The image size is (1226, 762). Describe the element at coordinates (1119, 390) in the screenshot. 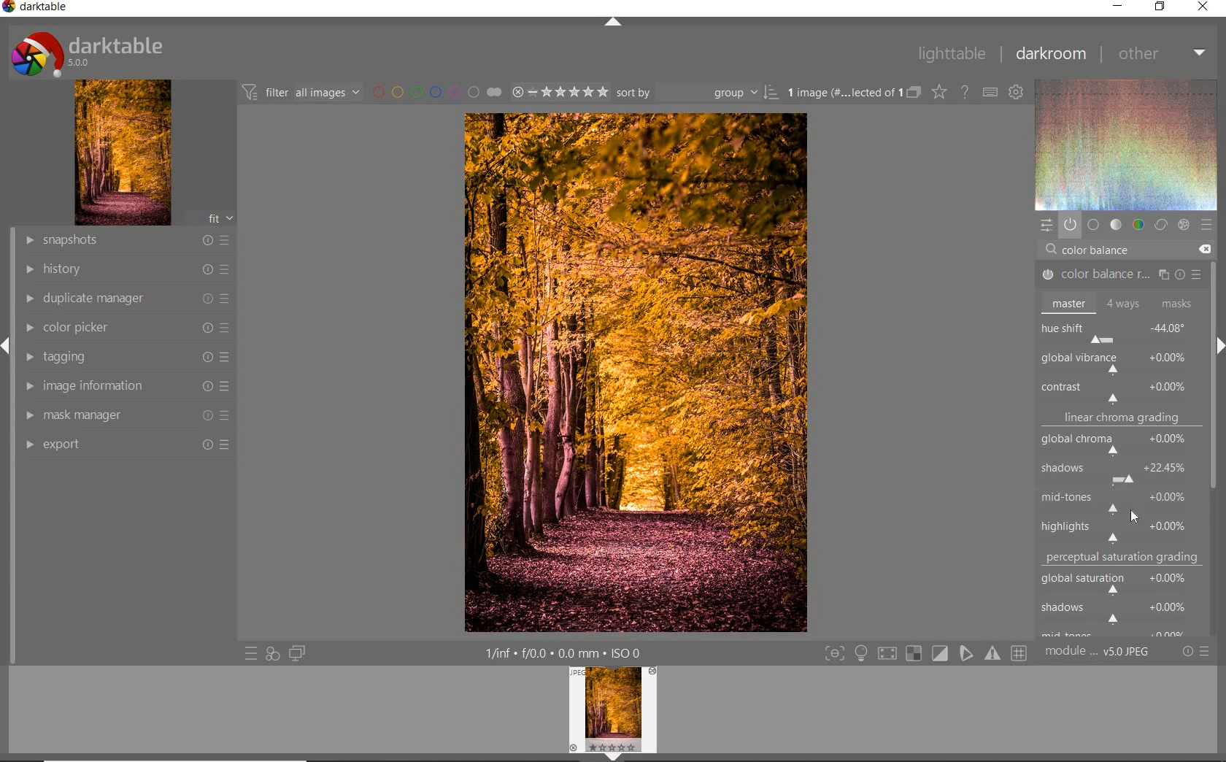

I see `contrast` at that location.